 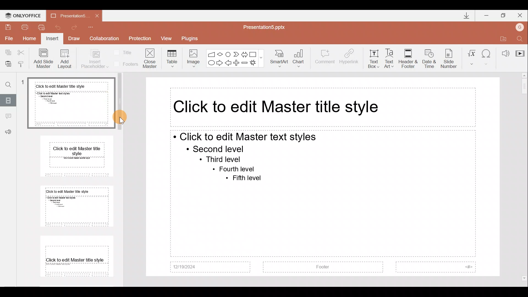 I want to click on Undo, so click(x=57, y=27).